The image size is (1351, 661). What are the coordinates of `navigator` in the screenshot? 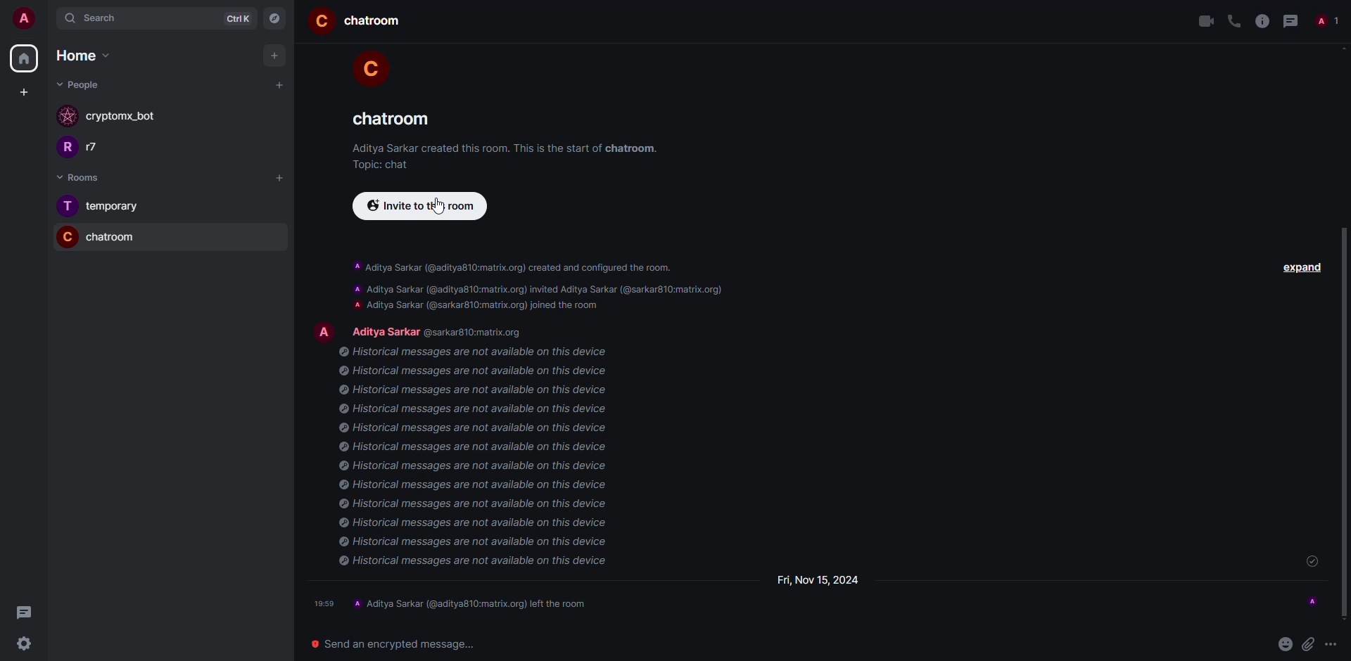 It's located at (276, 19).